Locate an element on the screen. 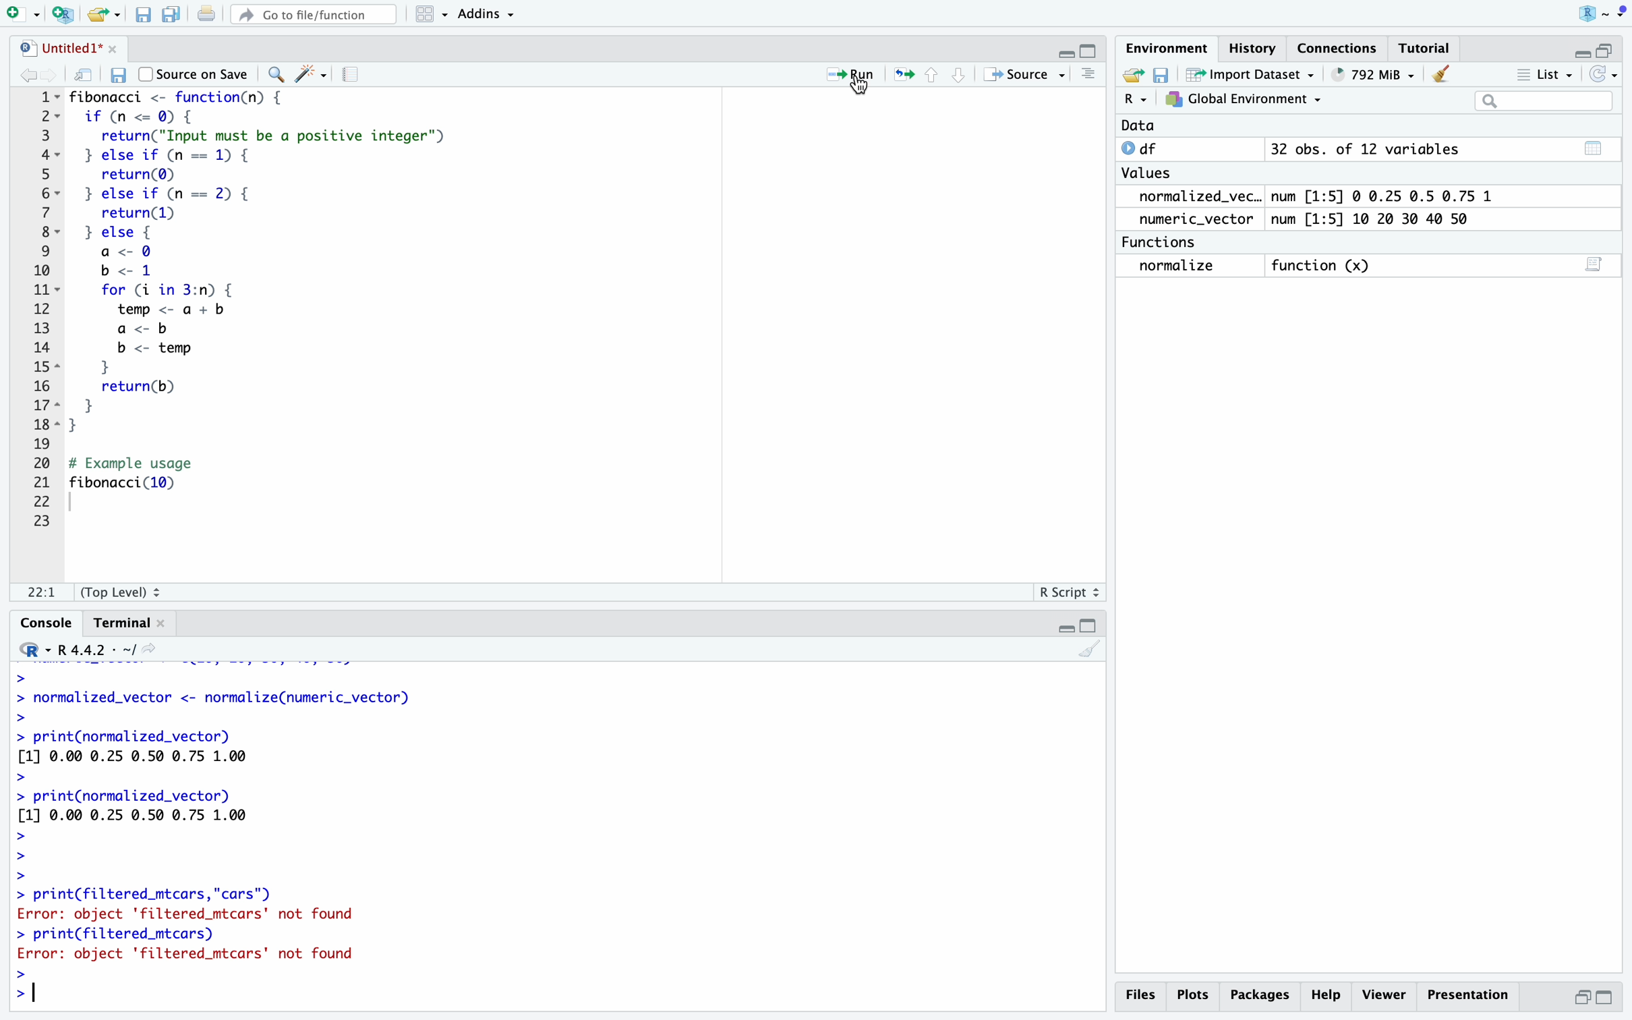 The image size is (1632, 1020). num [1:5] 0 0.25 0.5 0.75 1 is located at coordinates (1379, 194).